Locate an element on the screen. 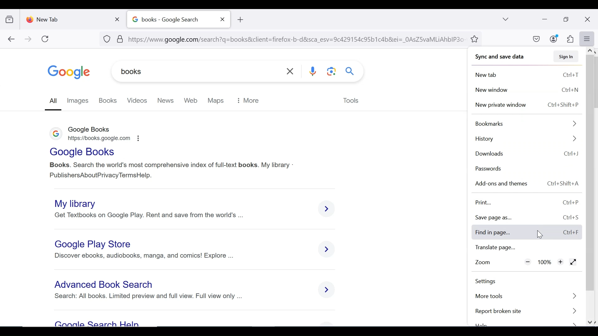 The image size is (598, 336). find in page is located at coordinates (529, 203).